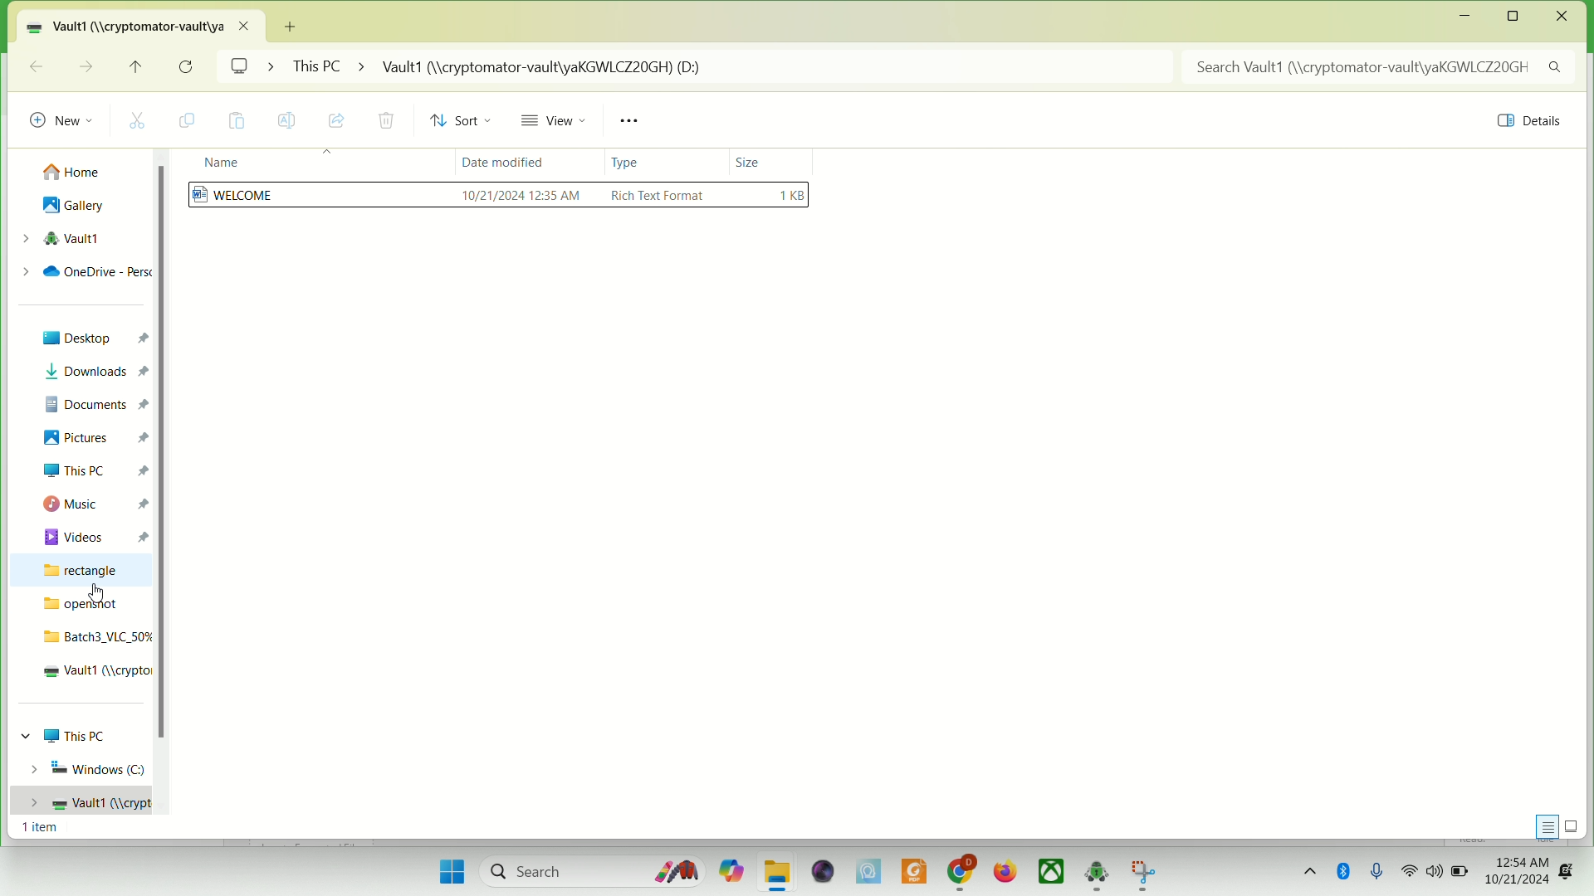 The width and height of the screenshot is (1594, 896). What do you see at coordinates (868, 871) in the screenshot?
I see `MSI center Pro` at bounding box center [868, 871].